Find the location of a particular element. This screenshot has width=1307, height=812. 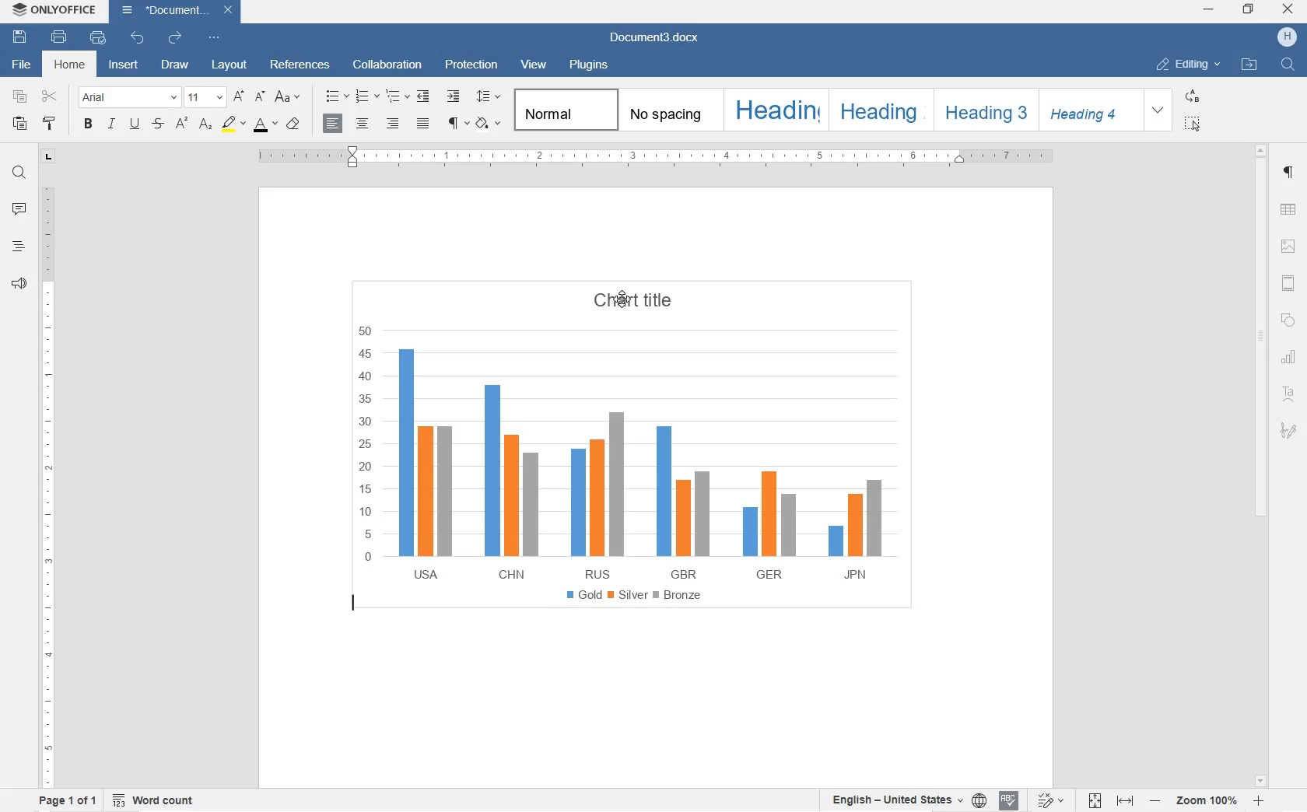

NORMAL is located at coordinates (566, 110).